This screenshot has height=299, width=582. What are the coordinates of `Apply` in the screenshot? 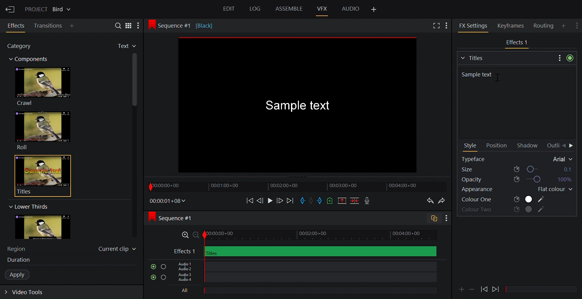 It's located at (20, 275).